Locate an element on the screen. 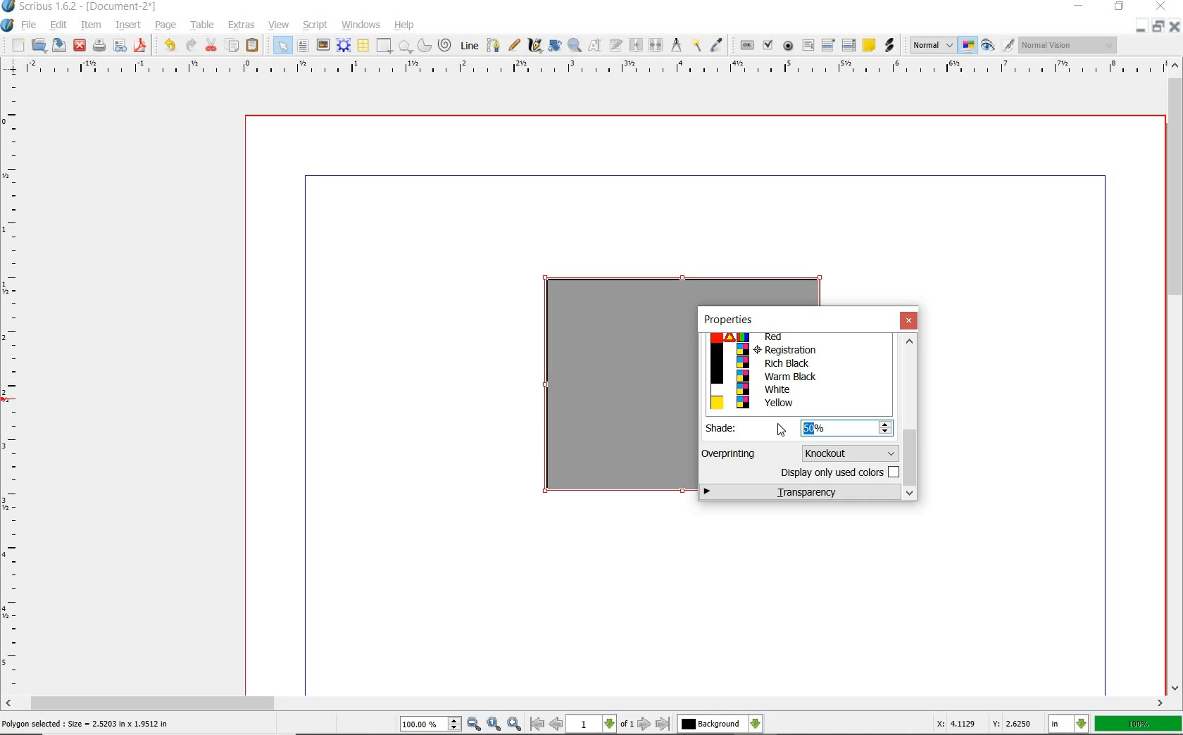  select the current unit is located at coordinates (1070, 724).